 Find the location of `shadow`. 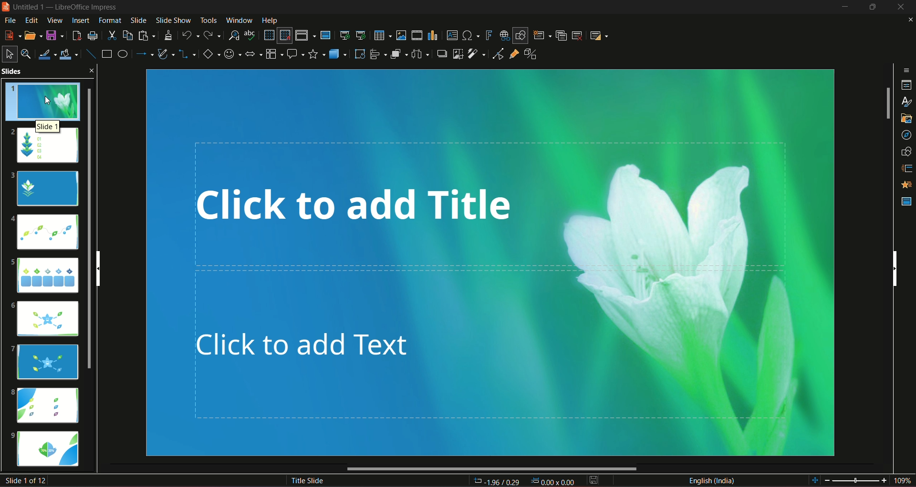

shadow is located at coordinates (442, 54).